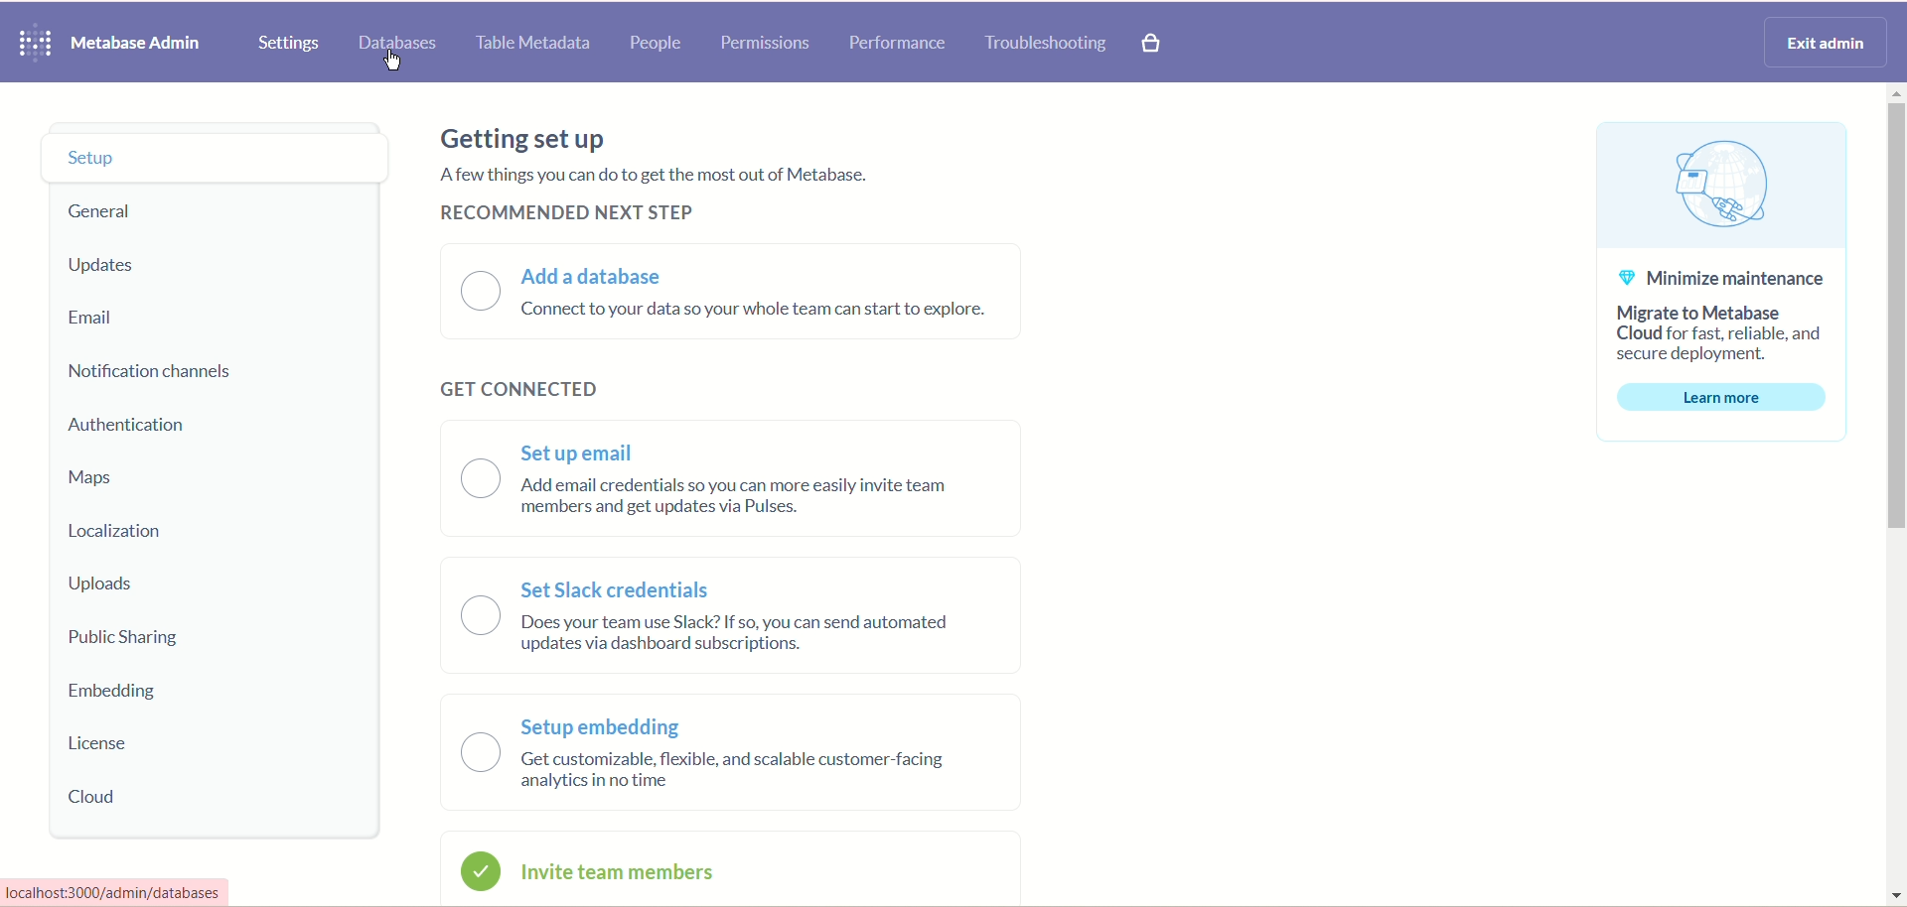  I want to click on get connected, so click(525, 384).